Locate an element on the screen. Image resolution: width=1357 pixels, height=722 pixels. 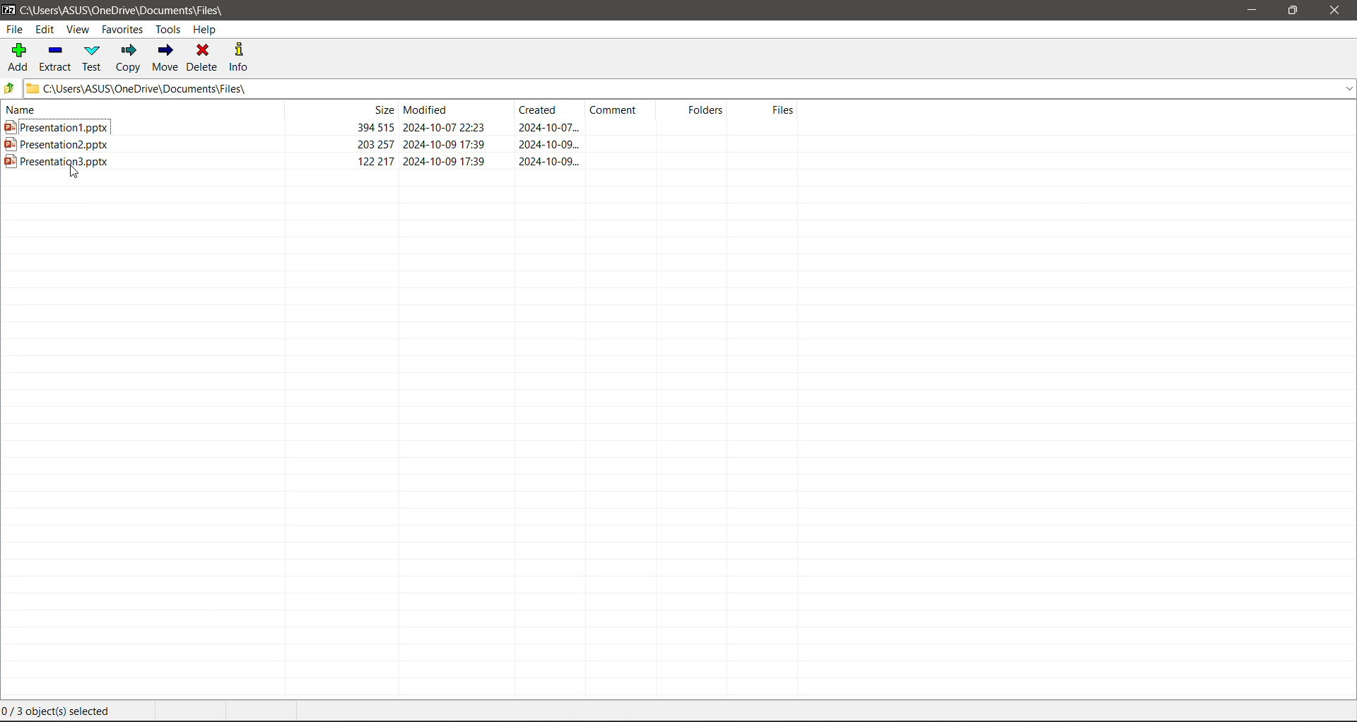
Current Selection is located at coordinates (63, 711).